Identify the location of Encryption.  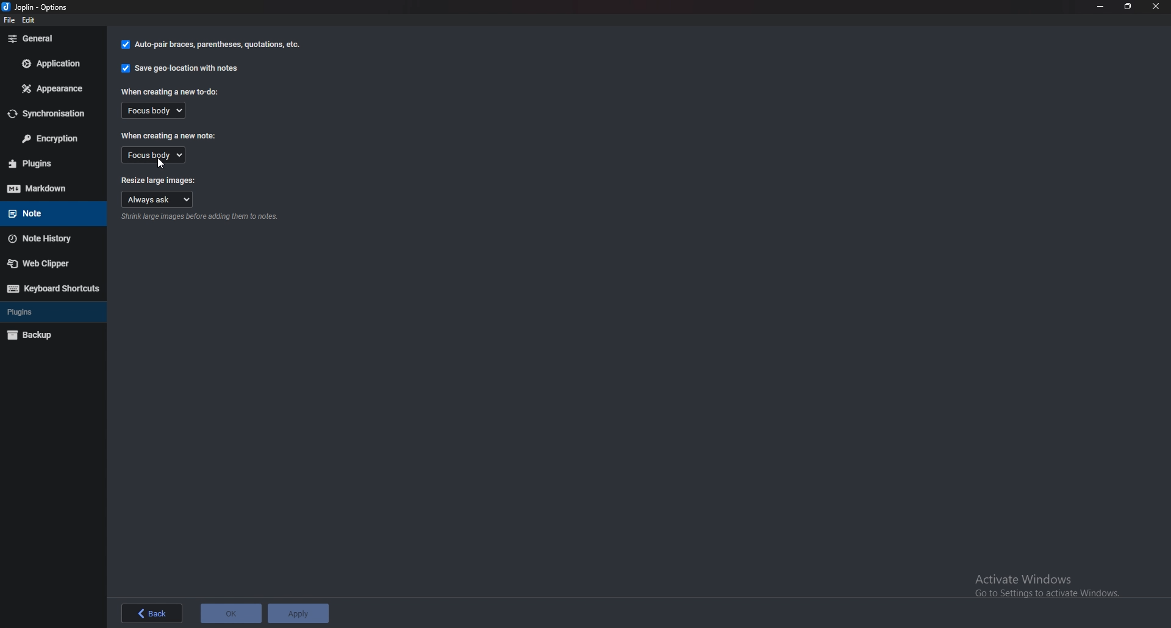
(49, 138).